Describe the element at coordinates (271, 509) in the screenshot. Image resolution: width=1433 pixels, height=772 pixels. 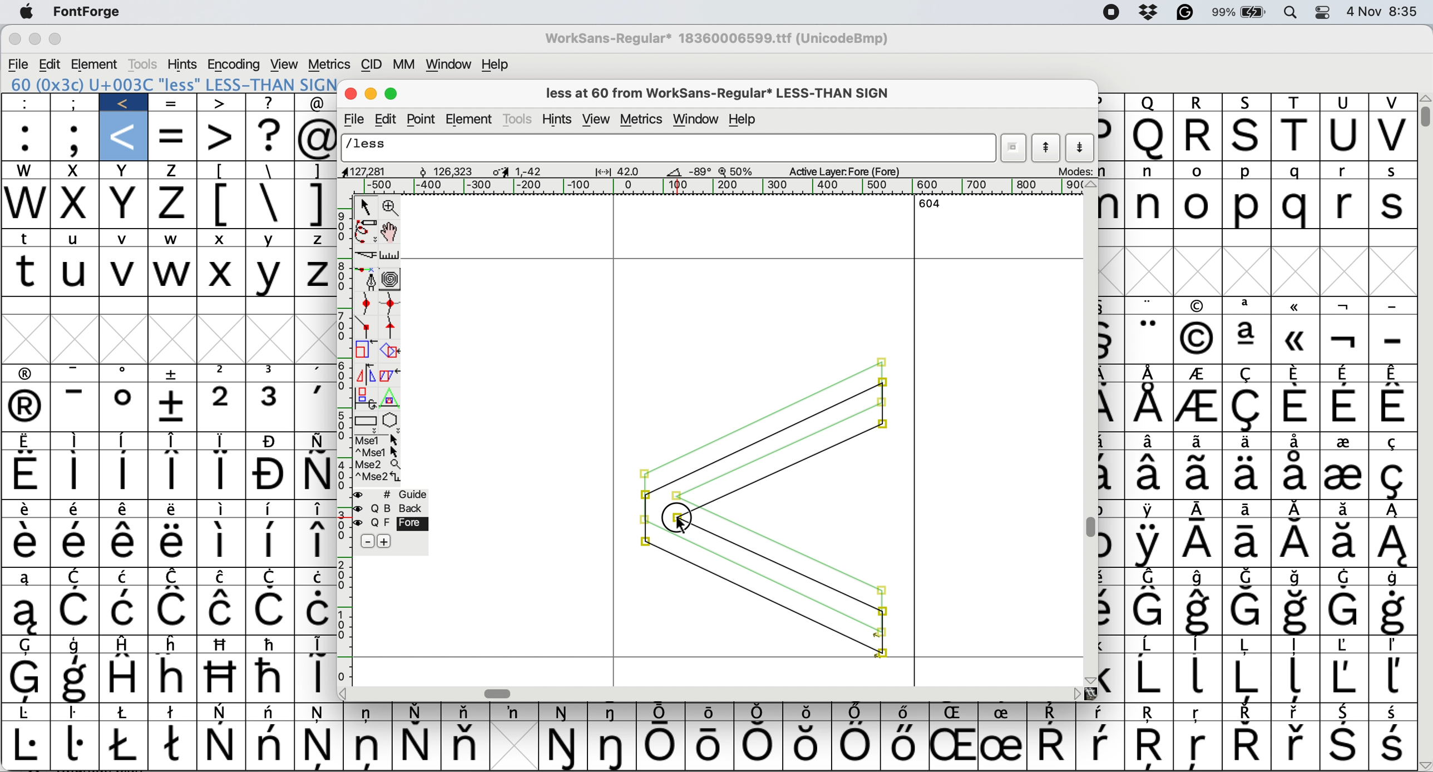
I see `Symbol` at that location.